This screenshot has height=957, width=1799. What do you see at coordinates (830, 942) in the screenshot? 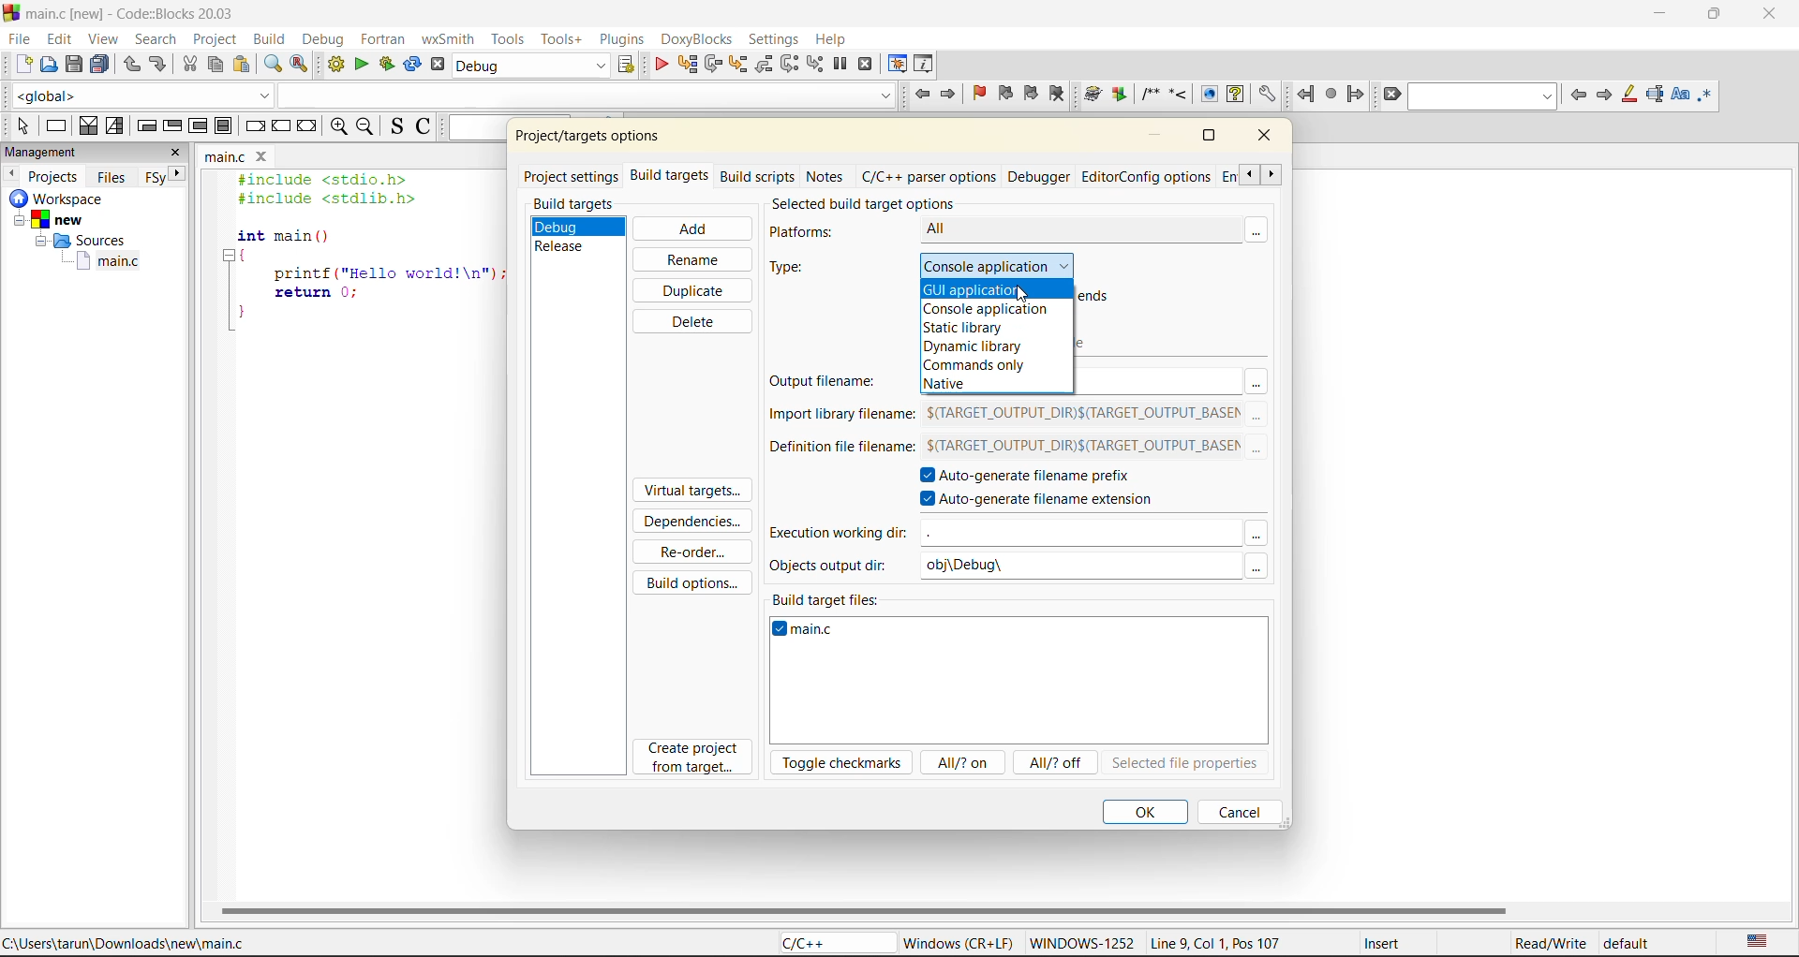
I see `C/C++` at bounding box center [830, 942].